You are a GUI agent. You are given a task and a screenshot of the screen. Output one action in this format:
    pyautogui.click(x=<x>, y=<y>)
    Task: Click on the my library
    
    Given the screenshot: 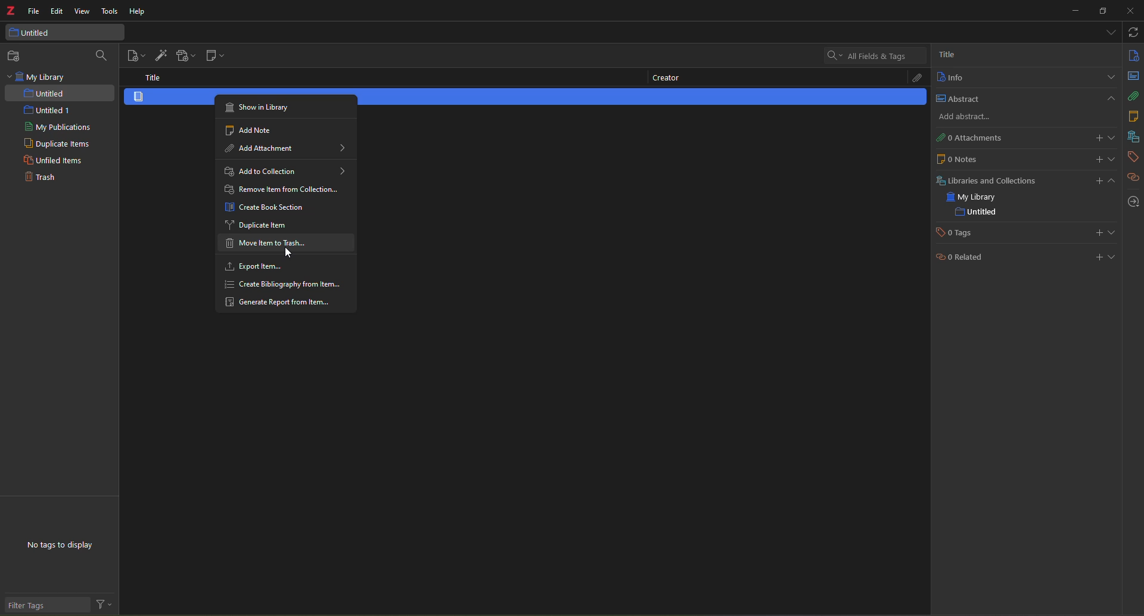 What is the action you would take?
    pyautogui.click(x=974, y=198)
    